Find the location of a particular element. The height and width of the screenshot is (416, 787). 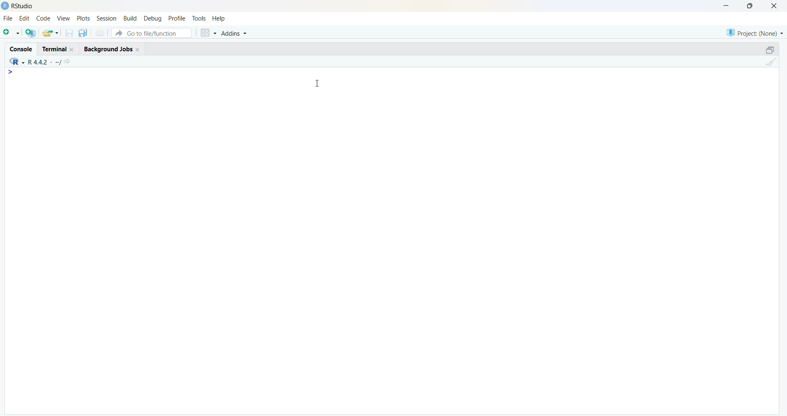

grid is located at coordinates (209, 32).